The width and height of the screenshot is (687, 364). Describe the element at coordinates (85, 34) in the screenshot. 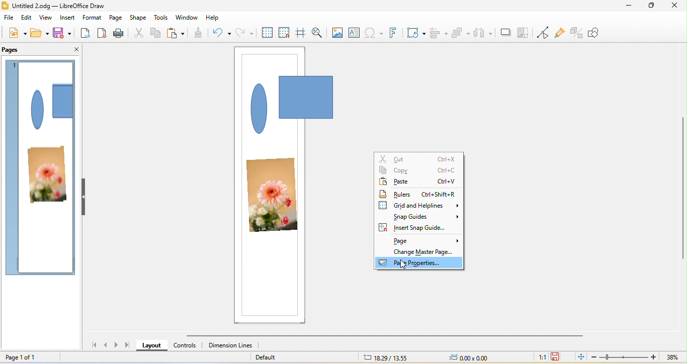

I see `export` at that location.